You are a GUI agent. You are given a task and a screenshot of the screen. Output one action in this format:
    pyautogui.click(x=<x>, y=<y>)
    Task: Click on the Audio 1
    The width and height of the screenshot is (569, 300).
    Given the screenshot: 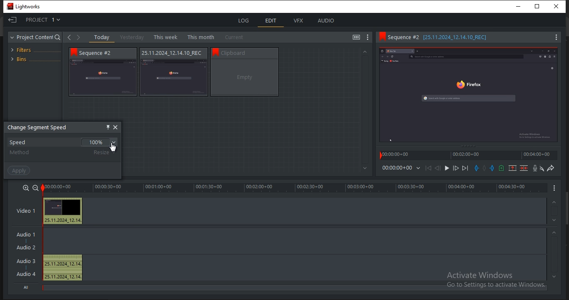 What is the action you would take?
    pyautogui.click(x=27, y=236)
    